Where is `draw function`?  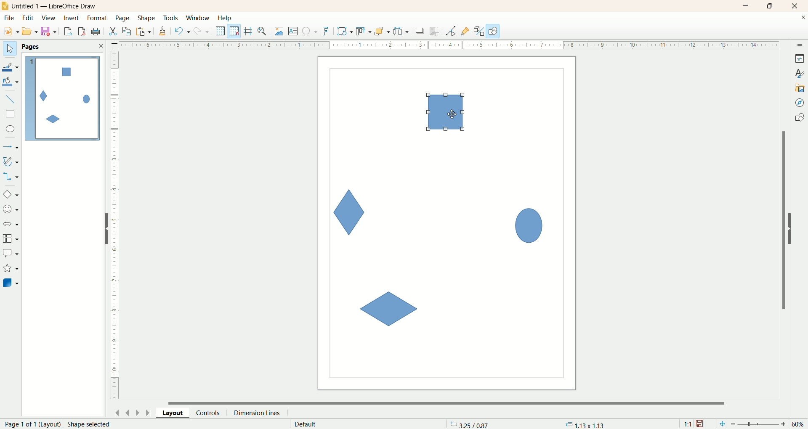
draw function is located at coordinates (493, 31).